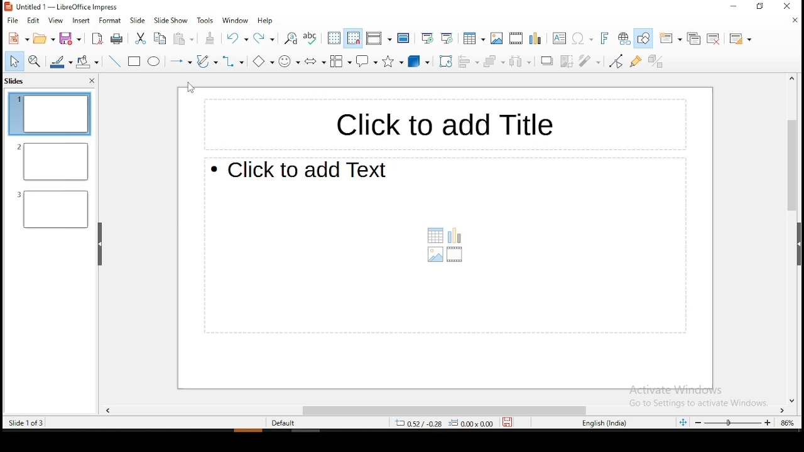  I want to click on format, so click(109, 22).